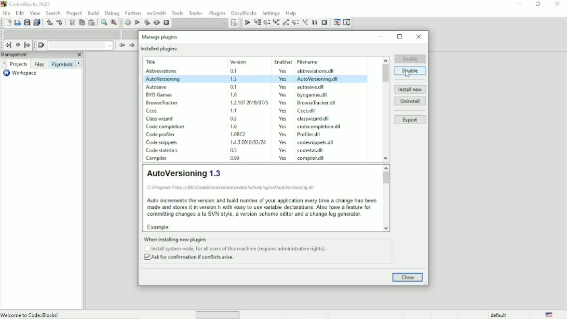 The height and width of the screenshot is (319, 567). Describe the element at coordinates (235, 110) in the screenshot. I see `1.1` at that location.